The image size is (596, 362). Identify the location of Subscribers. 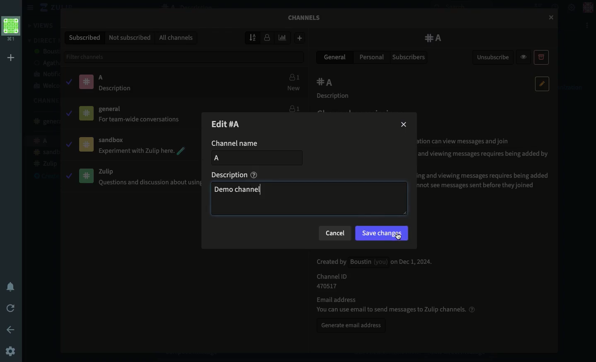
(409, 58).